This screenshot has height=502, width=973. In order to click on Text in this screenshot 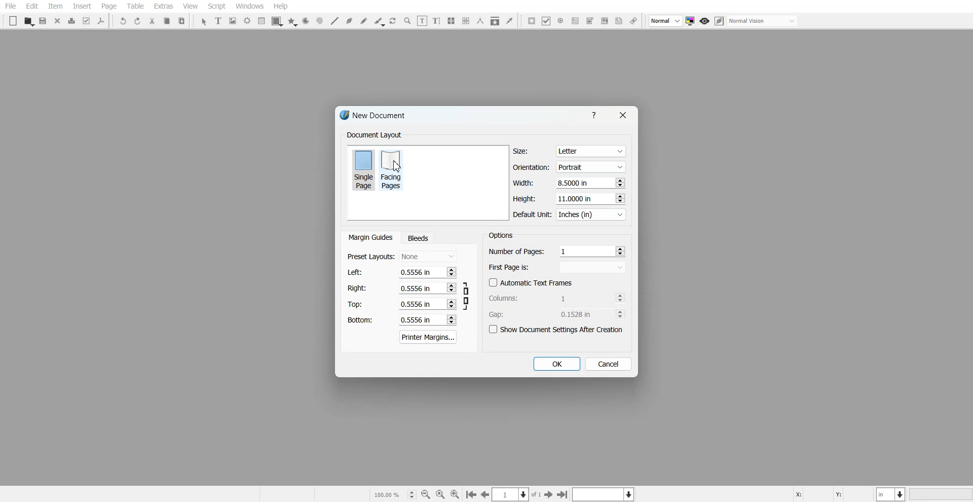, I will do `click(377, 117)`.